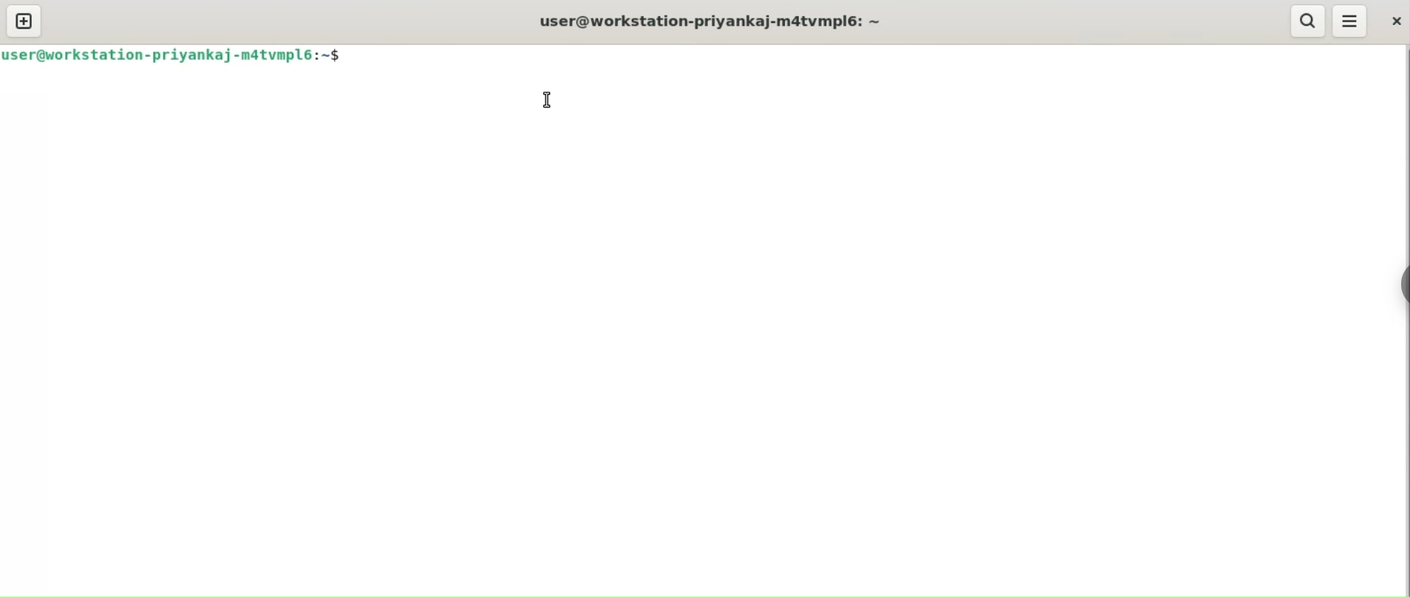 The width and height of the screenshot is (1410, 597). Describe the element at coordinates (549, 100) in the screenshot. I see `cursor` at that location.